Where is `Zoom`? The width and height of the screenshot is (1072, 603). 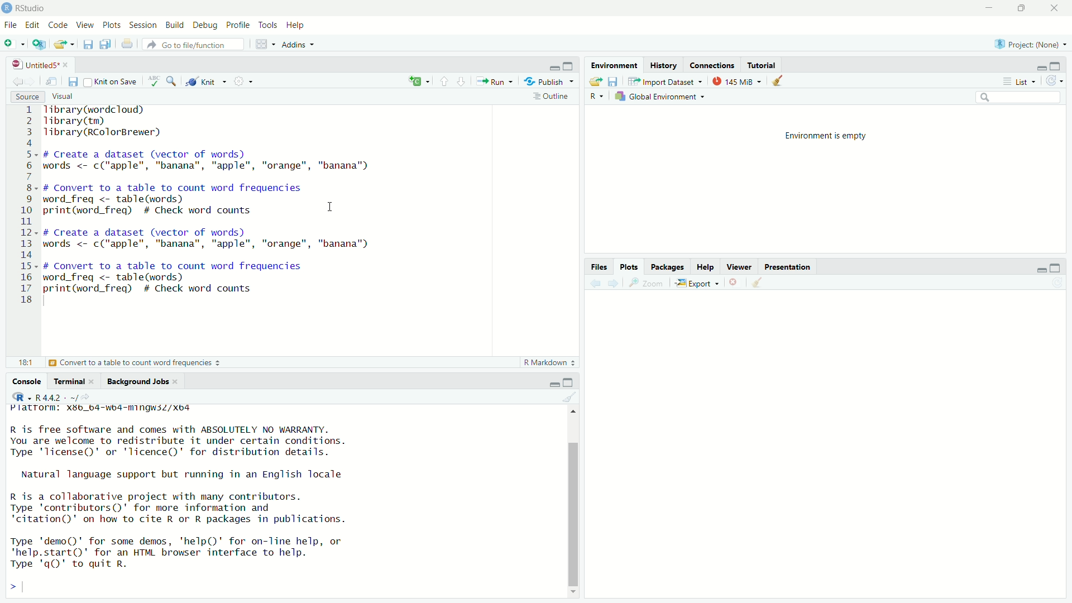
Zoom is located at coordinates (647, 283).